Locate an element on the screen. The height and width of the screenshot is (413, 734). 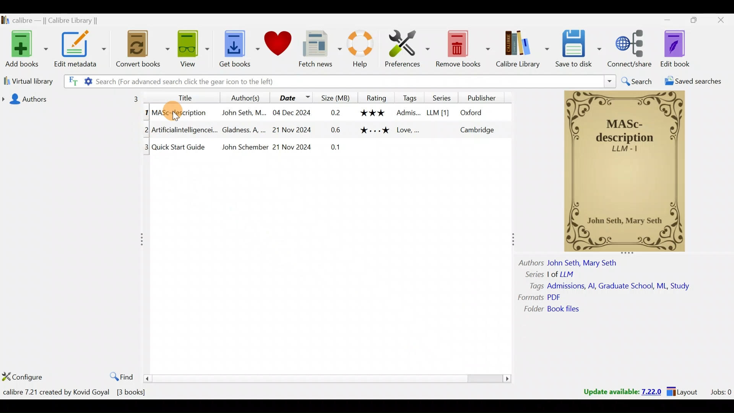
Calibre library is located at coordinates (61, 21).